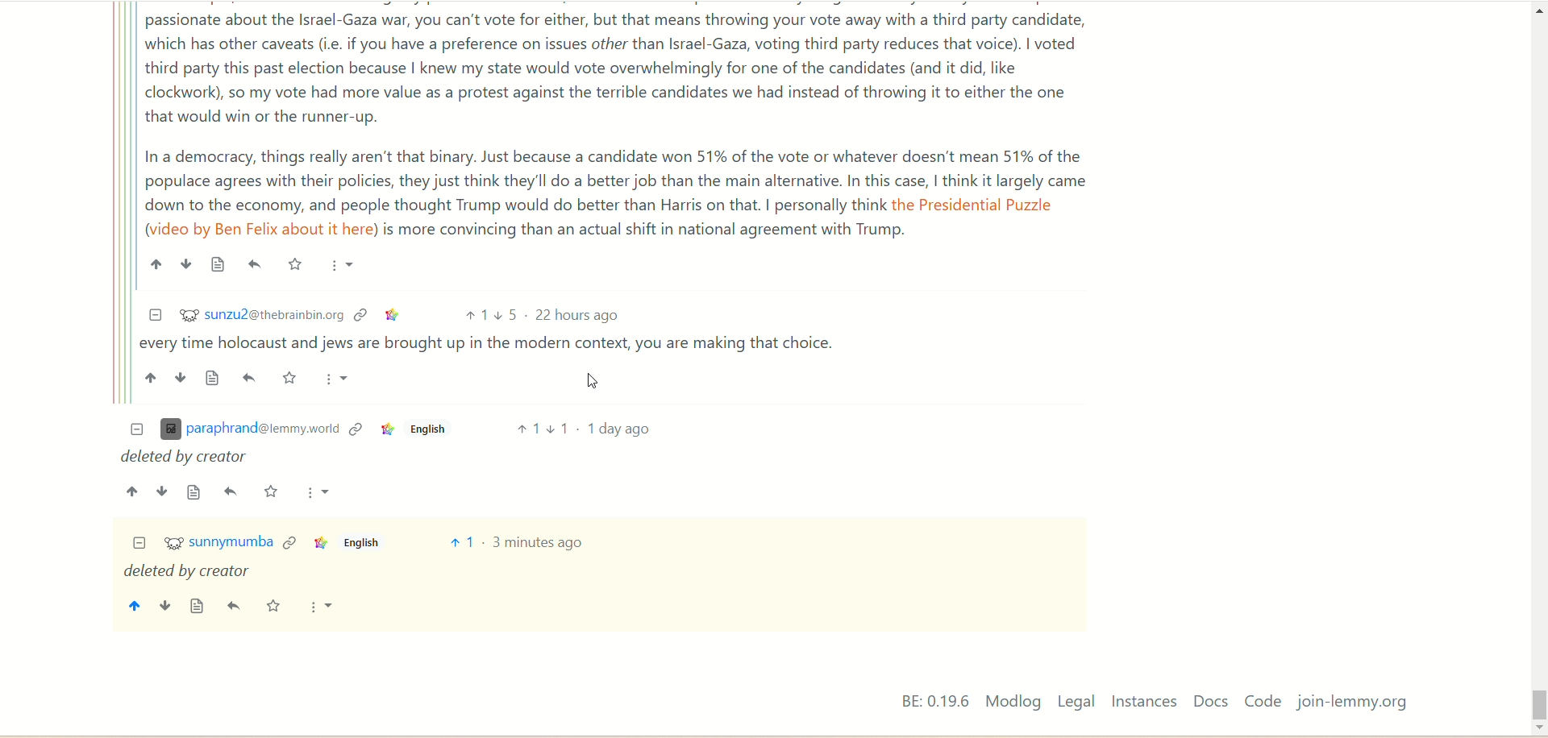 The height and width of the screenshot is (738, 1548). Describe the element at coordinates (475, 316) in the screenshot. I see `Upvote` at that location.